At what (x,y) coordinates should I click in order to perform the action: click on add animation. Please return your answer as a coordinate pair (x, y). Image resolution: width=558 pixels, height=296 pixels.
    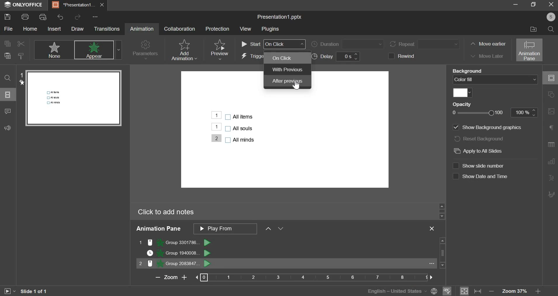
    Looking at the image, I should click on (183, 50).